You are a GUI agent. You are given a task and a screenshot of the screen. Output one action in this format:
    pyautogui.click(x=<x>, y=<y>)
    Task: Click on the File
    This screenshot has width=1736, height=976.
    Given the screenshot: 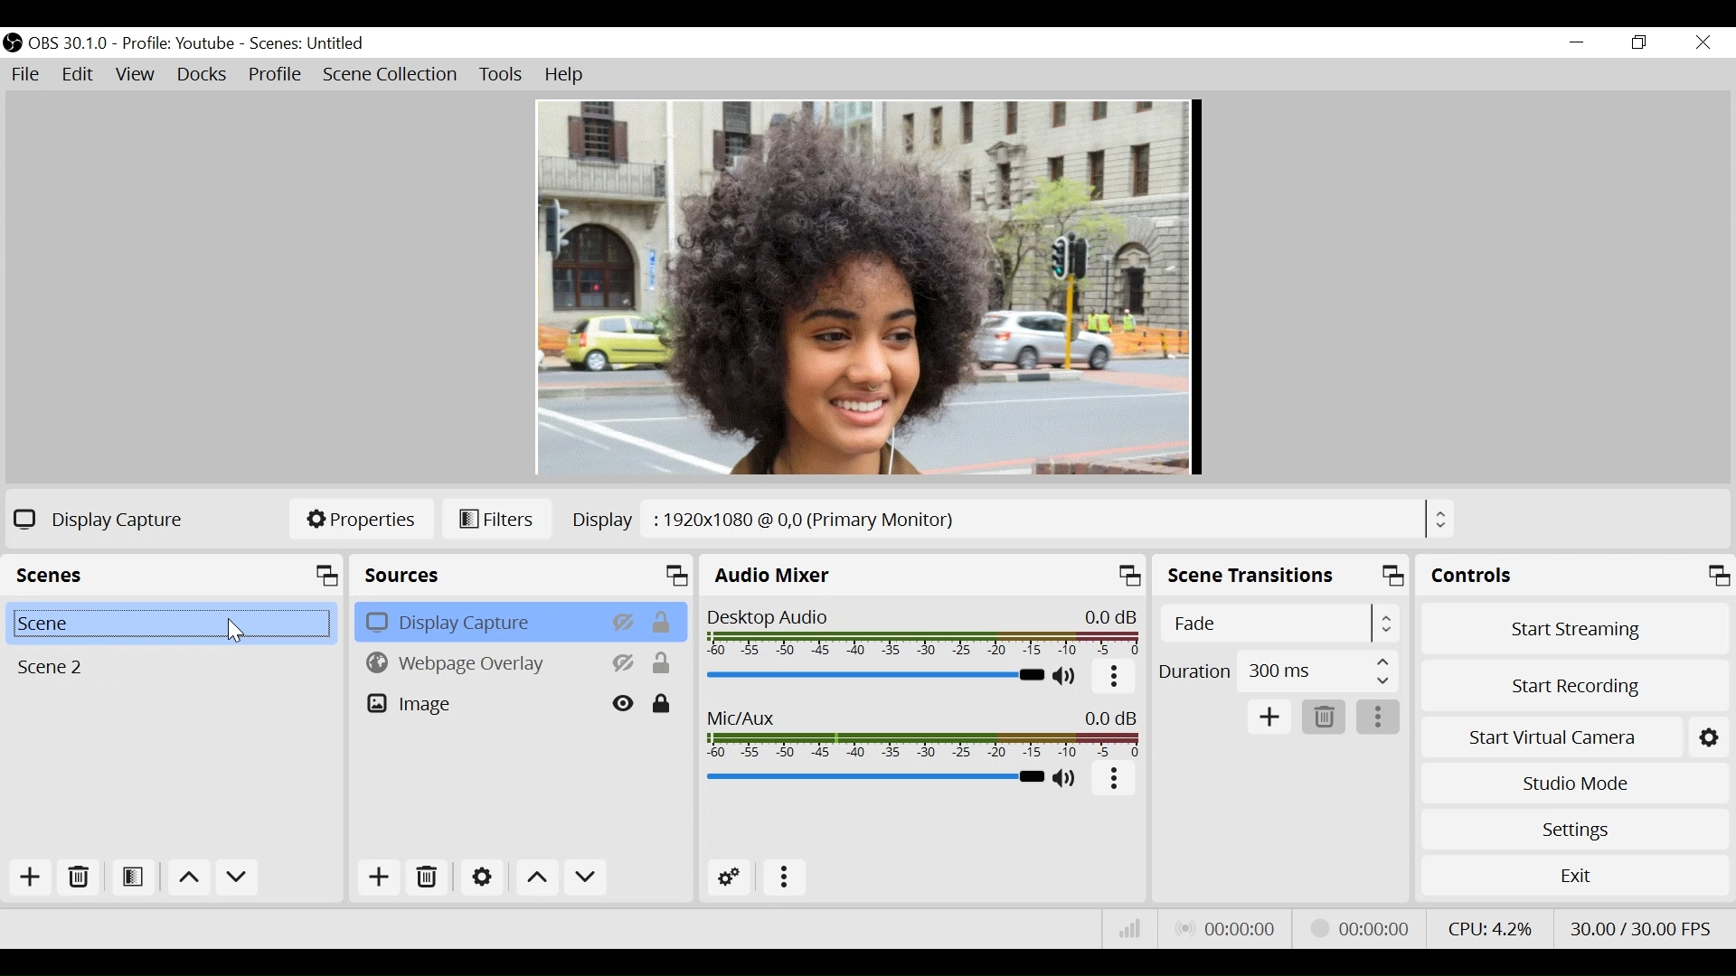 What is the action you would take?
    pyautogui.click(x=29, y=75)
    